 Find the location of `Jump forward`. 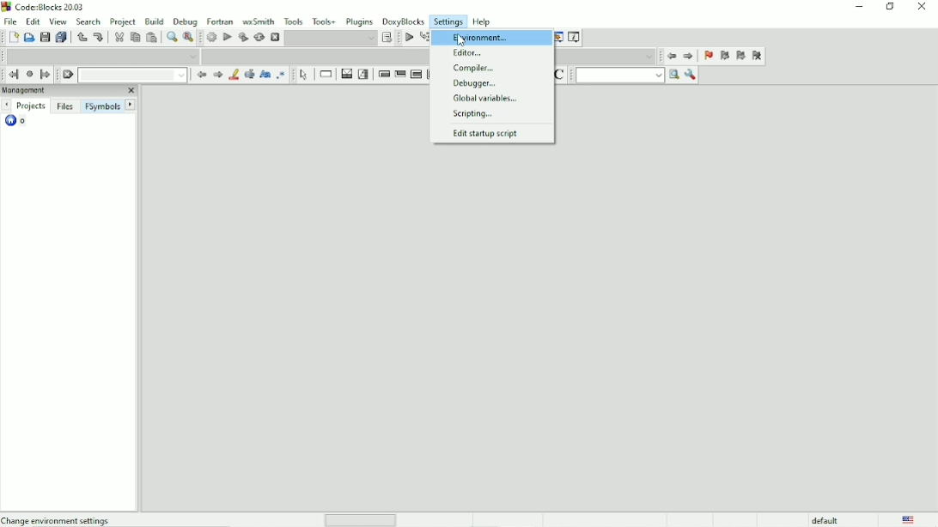

Jump forward is located at coordinates (688, 56).